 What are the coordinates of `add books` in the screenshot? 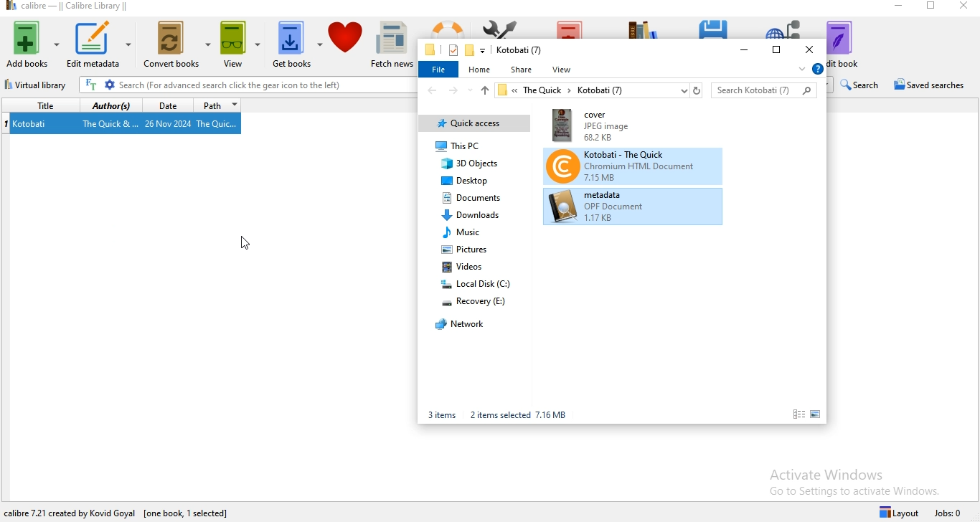 It's located at (33, 44).